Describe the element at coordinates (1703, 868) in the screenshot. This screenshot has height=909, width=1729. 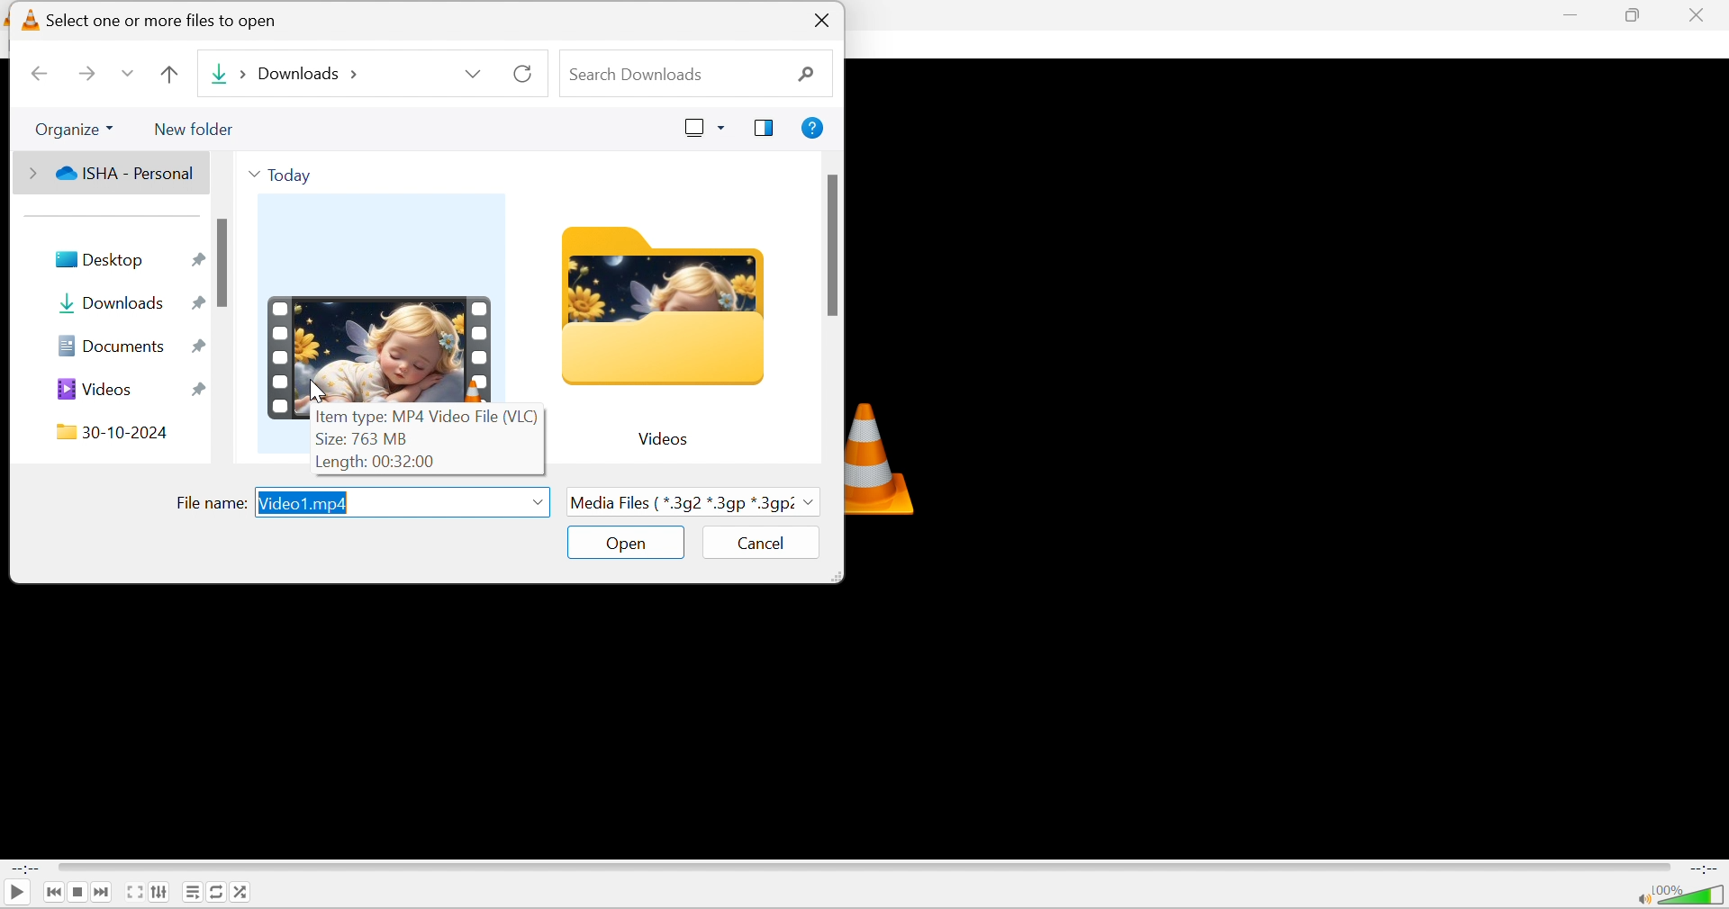
I see `End Time` at that location.